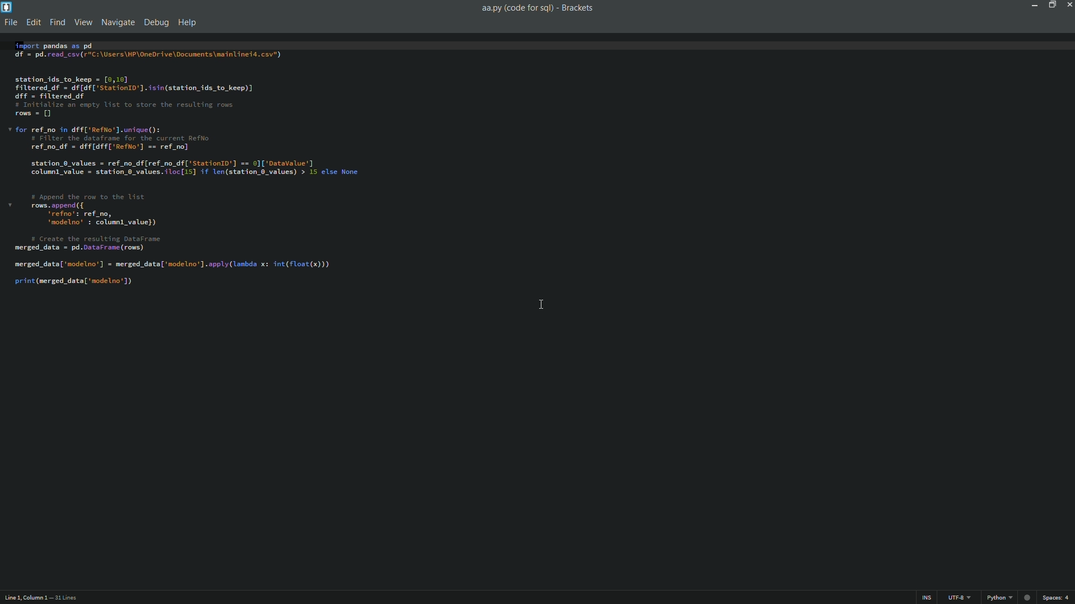  What do you see at coordinates (33, 23) in the screenshot?
I see `edit menu` at bounding box center [33, 23].